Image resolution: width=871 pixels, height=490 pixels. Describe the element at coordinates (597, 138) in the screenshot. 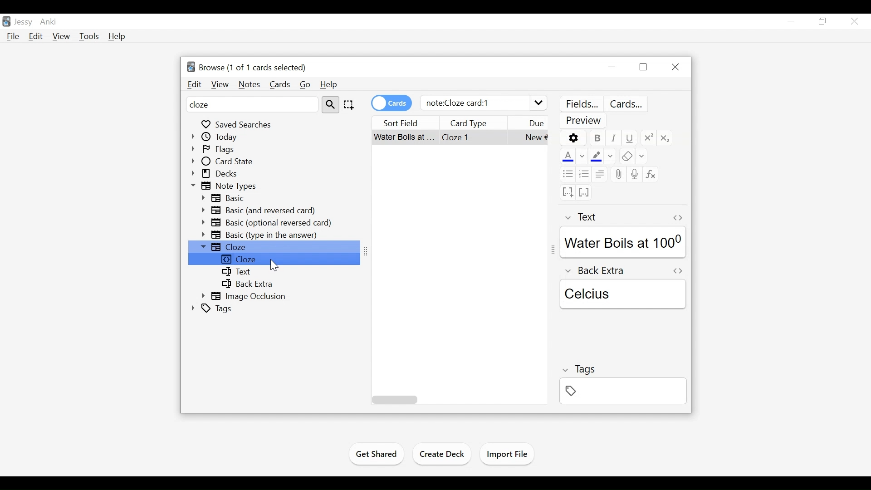

I see `Bold` at that location.